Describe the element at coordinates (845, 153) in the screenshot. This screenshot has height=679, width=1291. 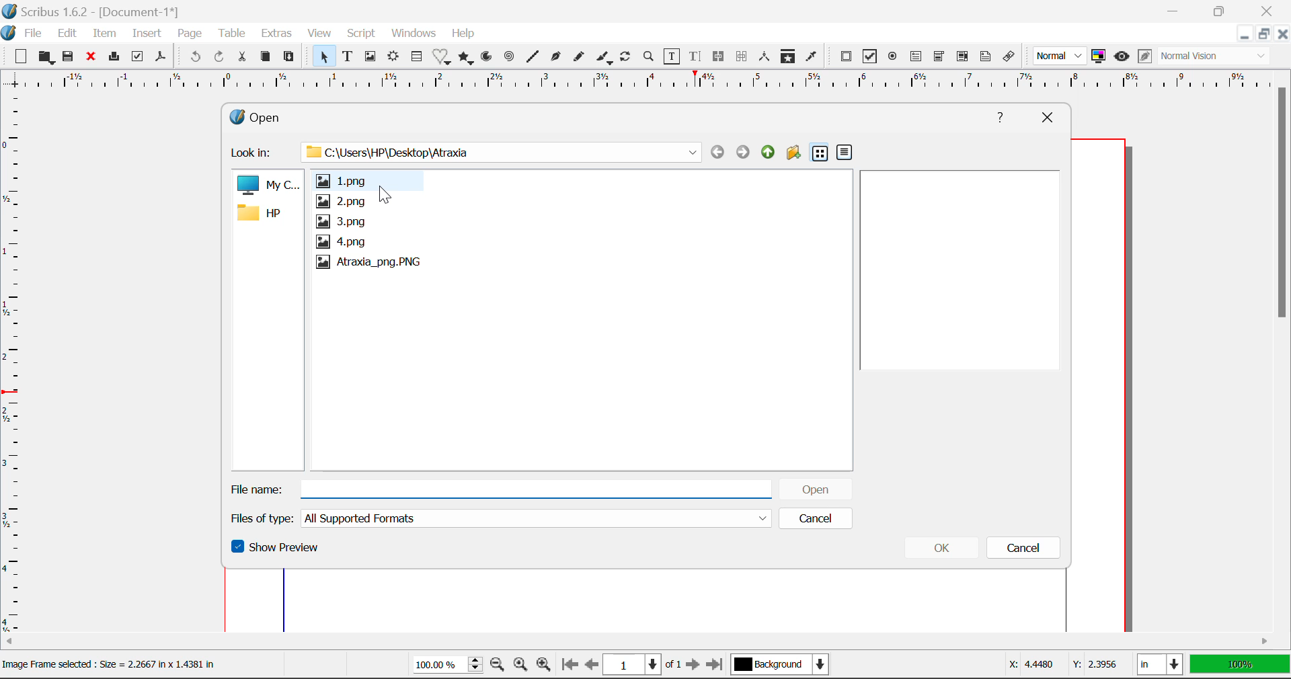
I see `Detail View` at that location.